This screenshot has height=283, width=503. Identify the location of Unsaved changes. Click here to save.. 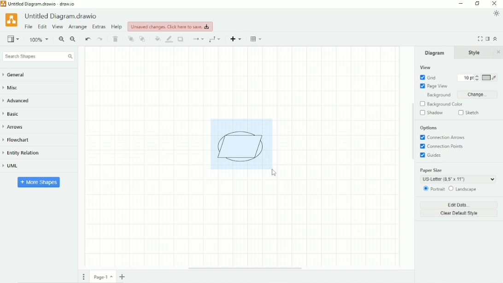
(170, 26).